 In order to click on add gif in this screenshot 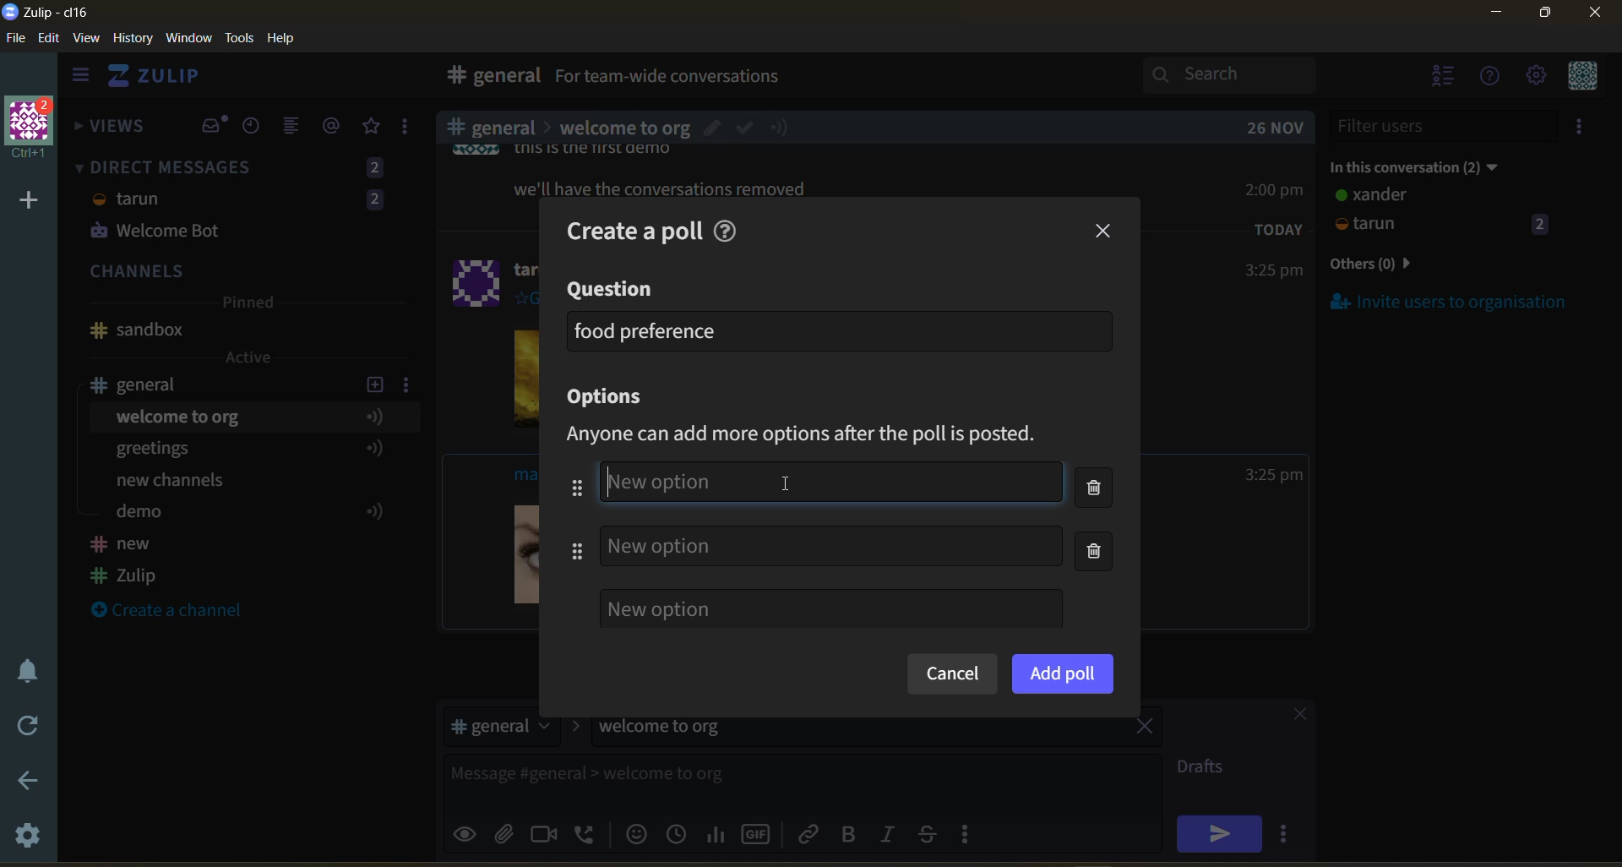, I will do `click(759, 832)`.